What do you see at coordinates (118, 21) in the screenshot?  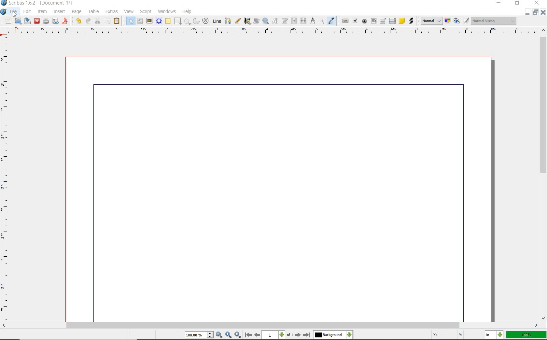 I see `paste` at bounding box center [118, 21].